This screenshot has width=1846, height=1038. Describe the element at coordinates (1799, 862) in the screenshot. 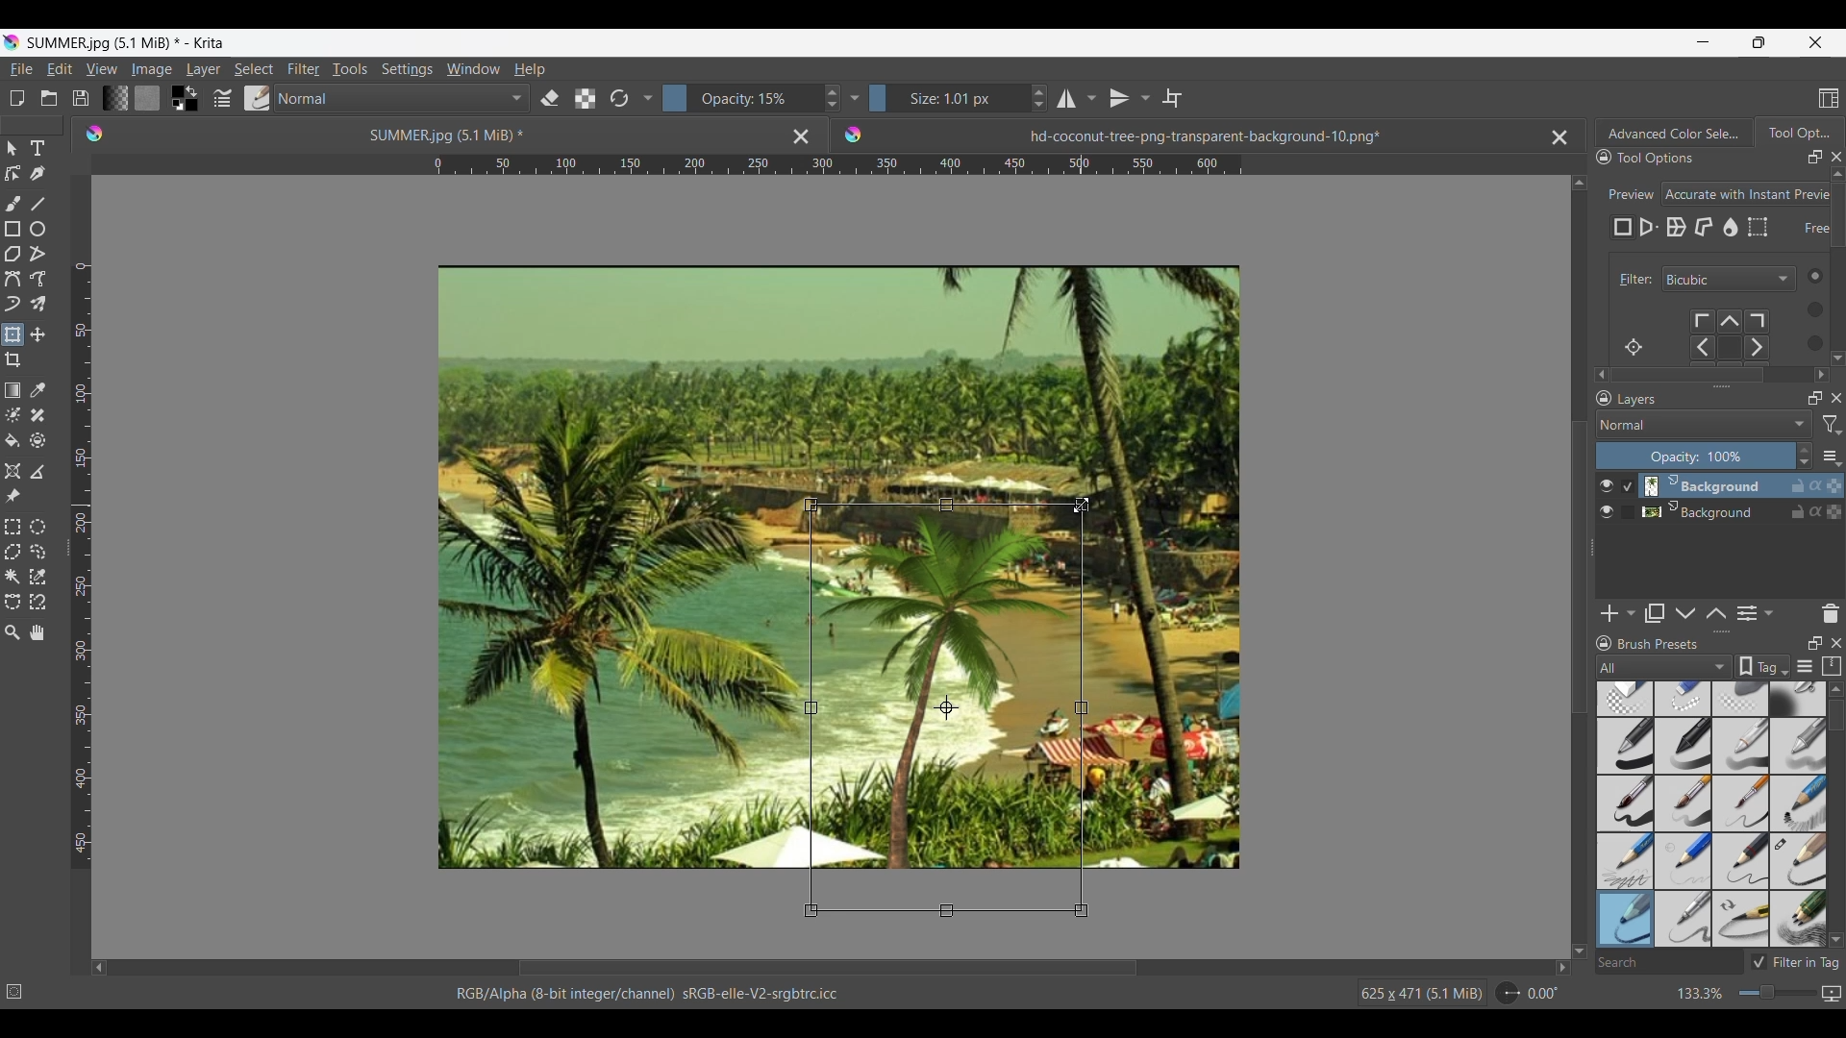

I see `pencil 3 - large 4b` at that location.